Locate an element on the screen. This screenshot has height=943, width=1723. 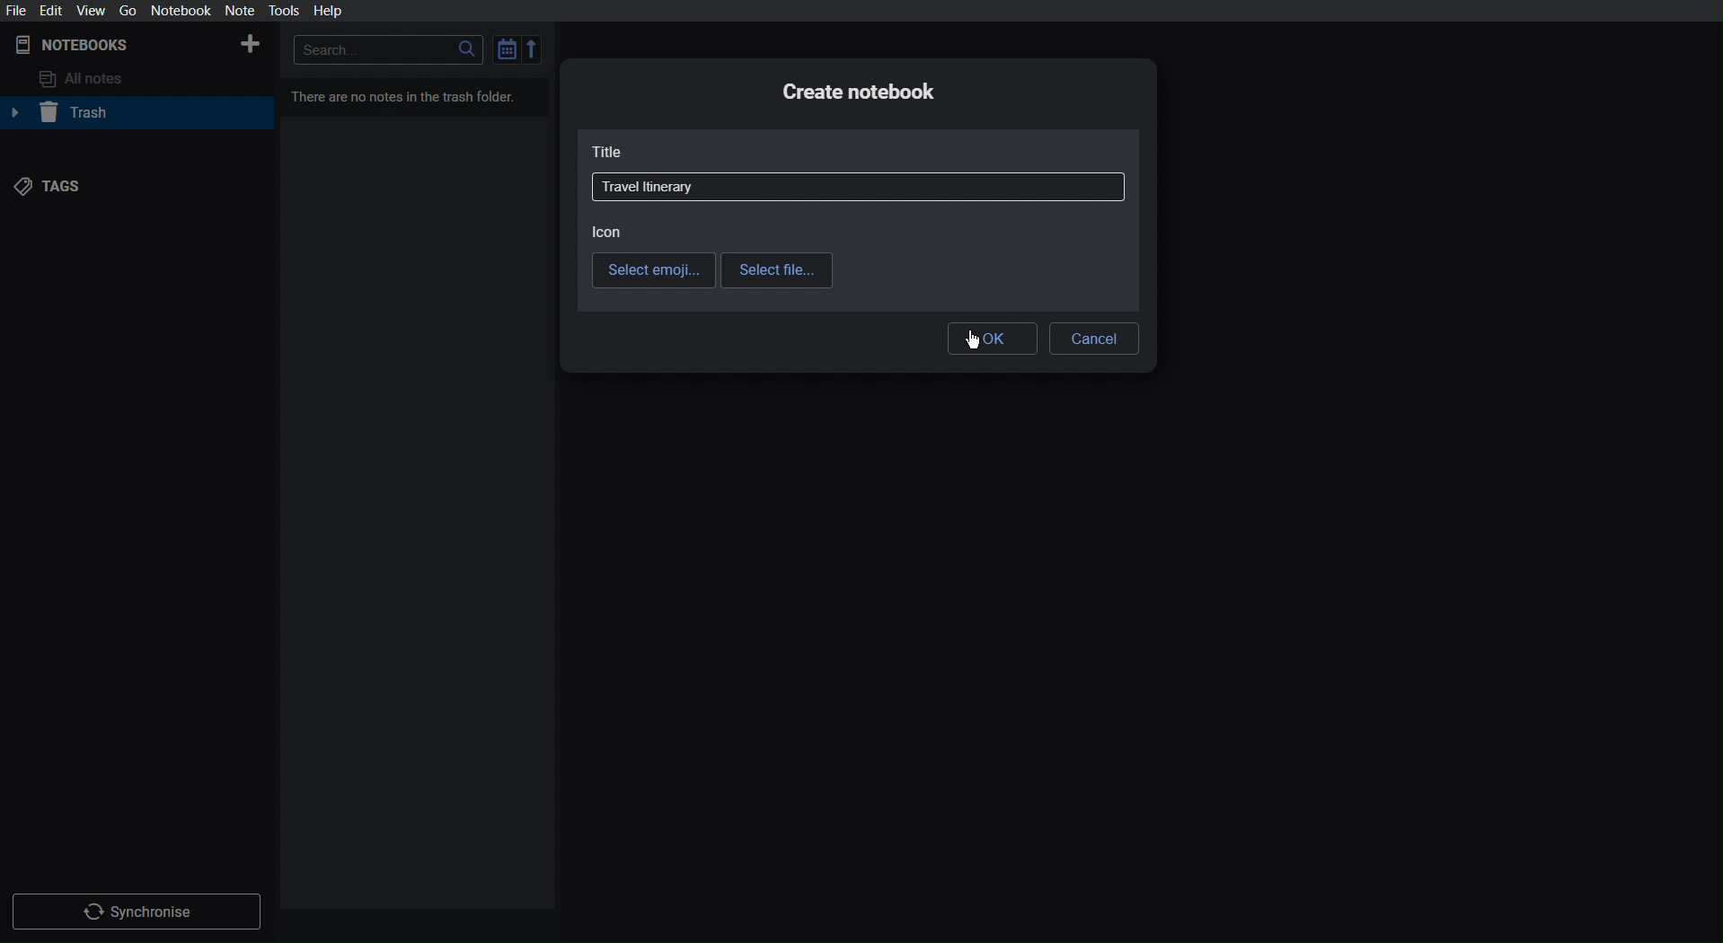
All notes is located at coordinates (79, 79).